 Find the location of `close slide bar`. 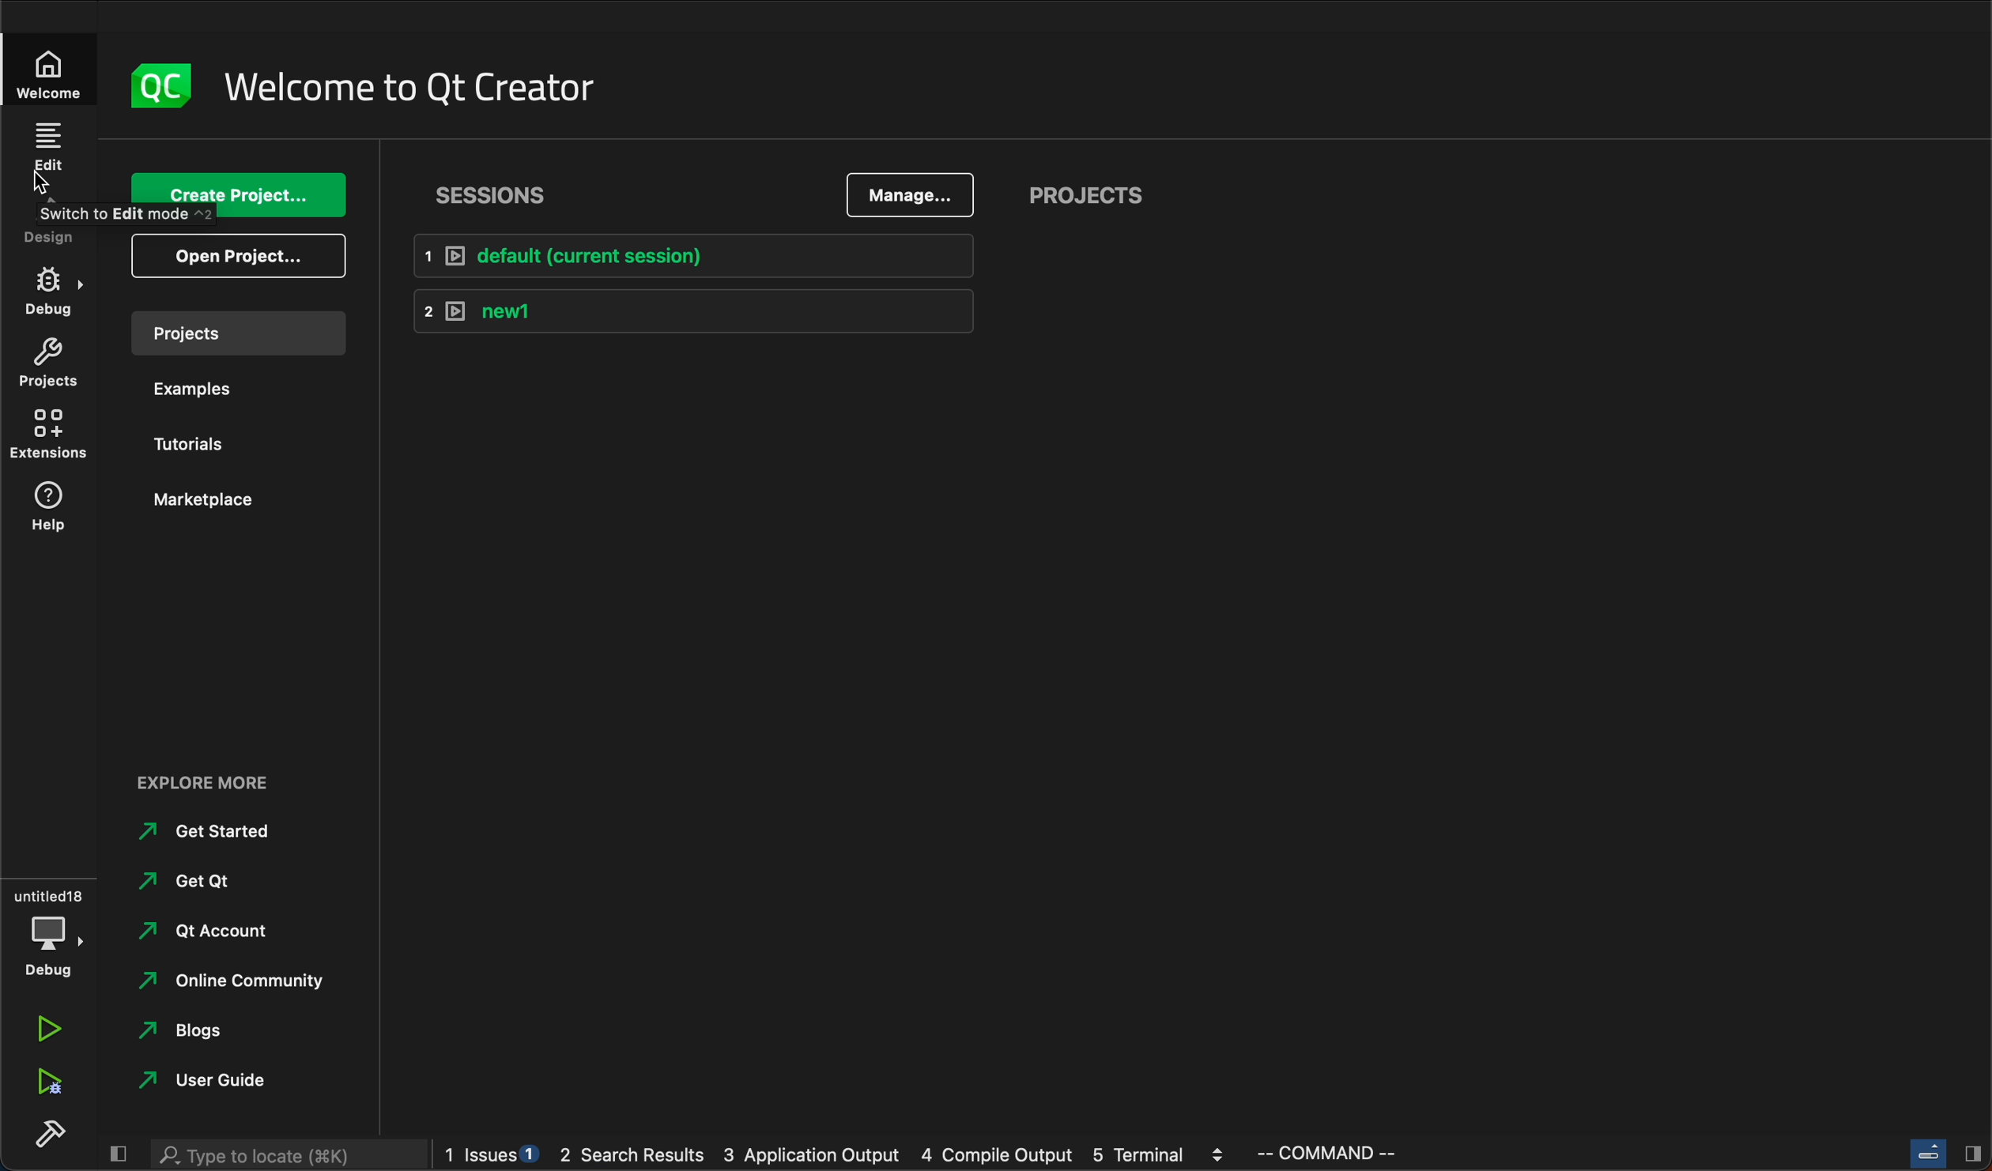

close slide bar is located at coordinates (119, 1153).